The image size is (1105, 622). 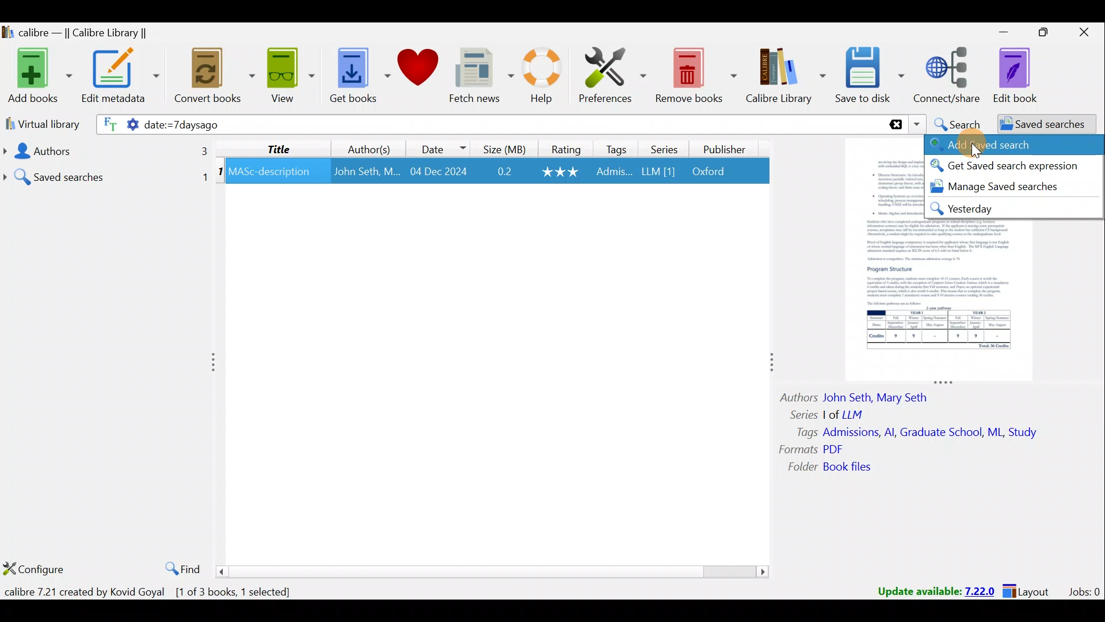 I want to click on Connect/share, so click(x=950, y=76).